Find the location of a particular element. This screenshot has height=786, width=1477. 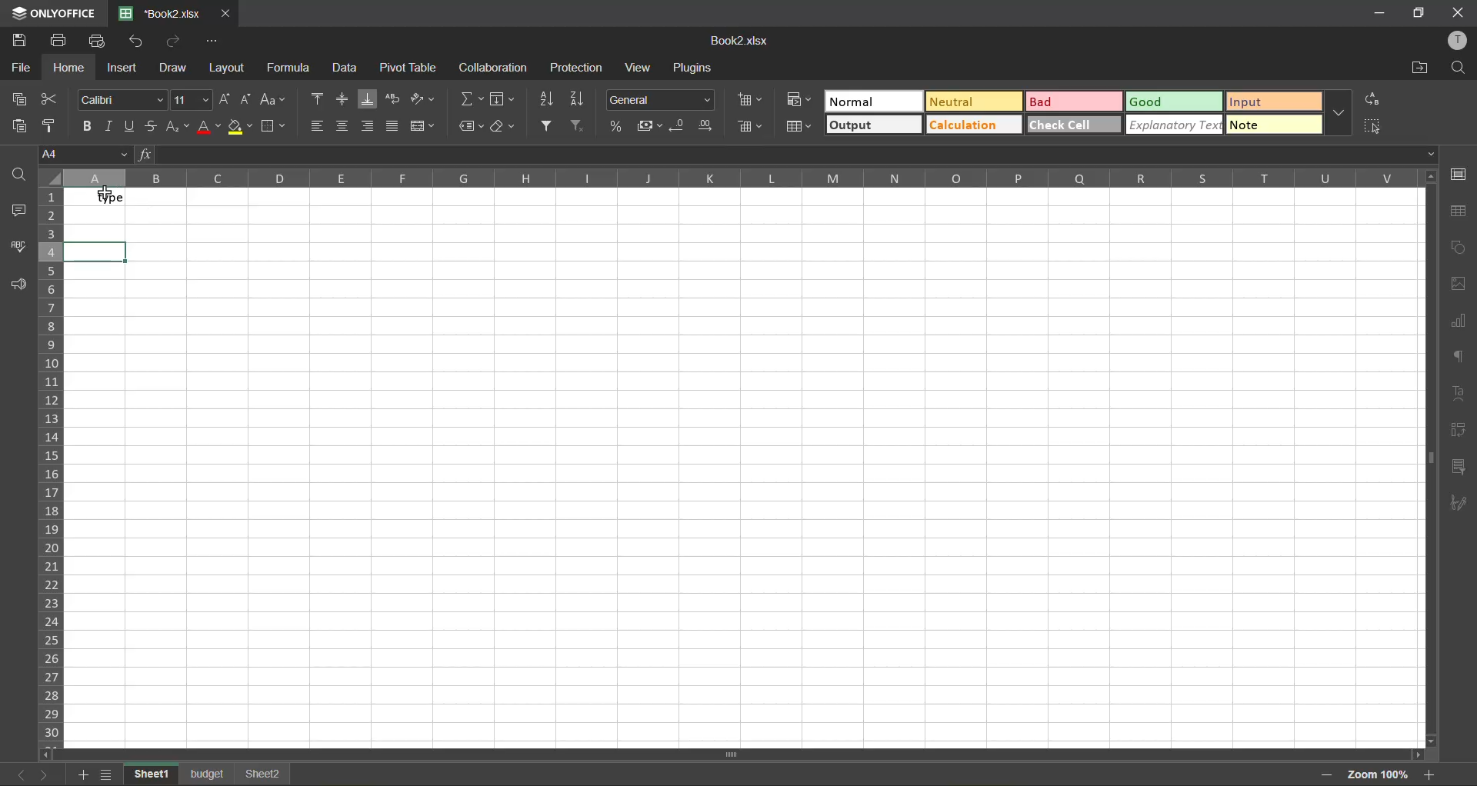

align center is located at coordinates (343, 127).